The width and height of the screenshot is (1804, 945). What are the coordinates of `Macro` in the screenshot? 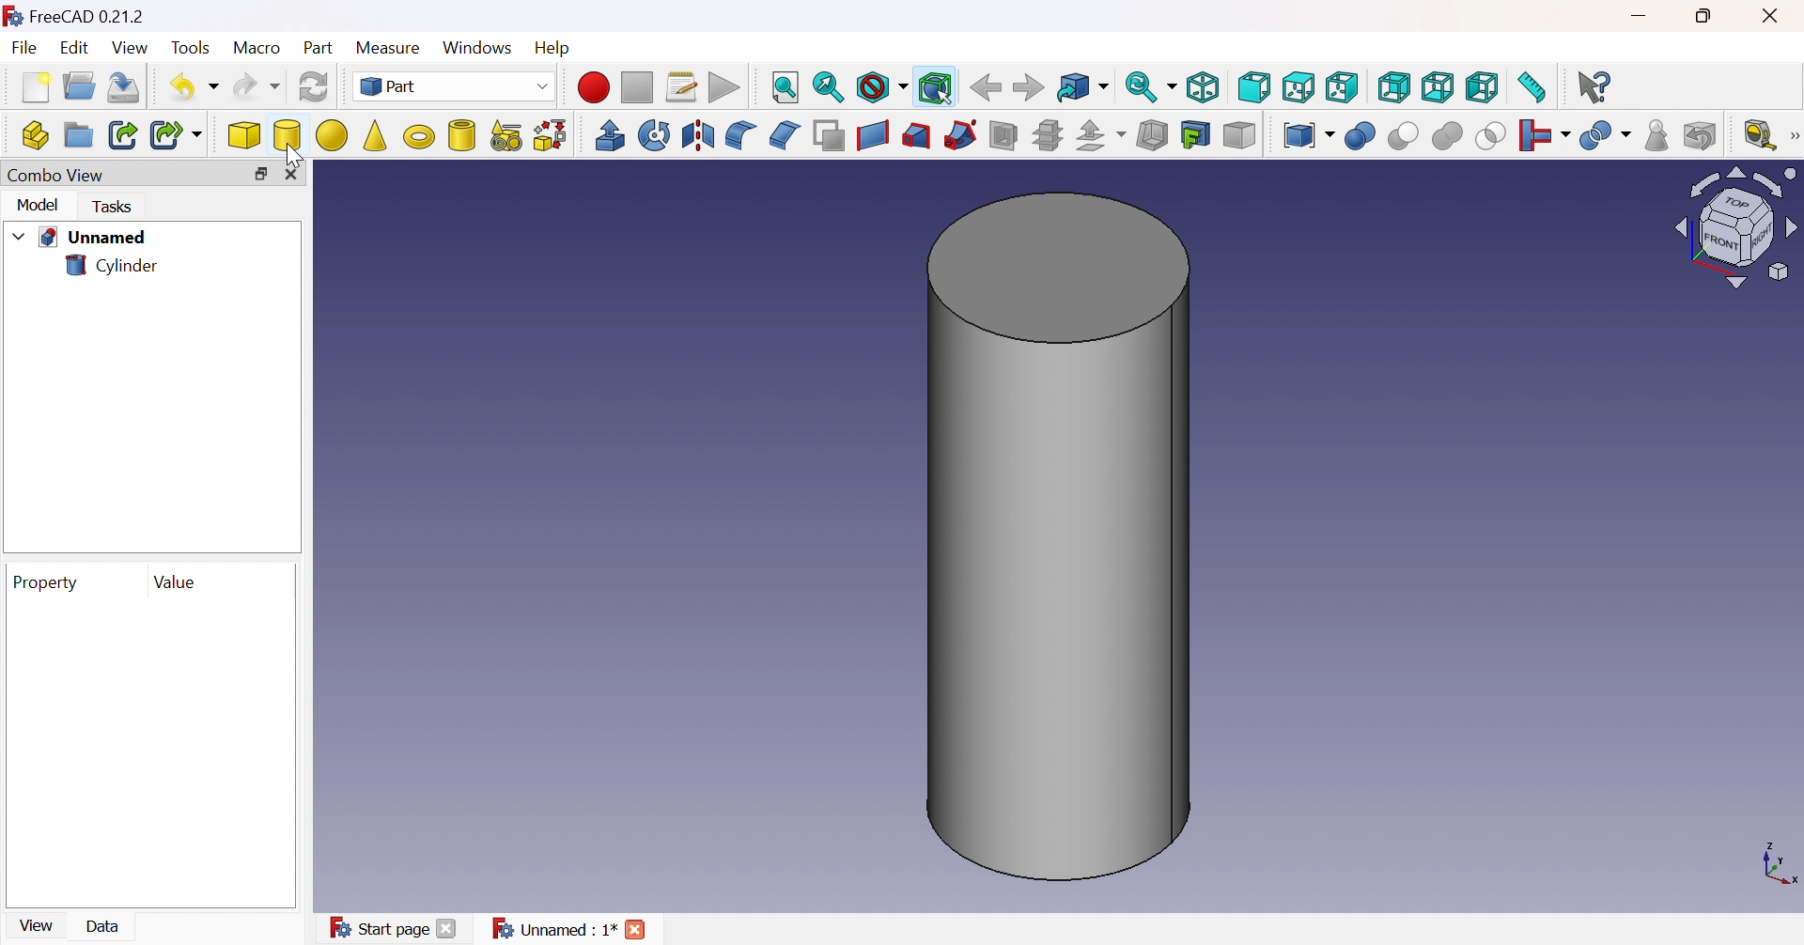 It's located at (258, 52).